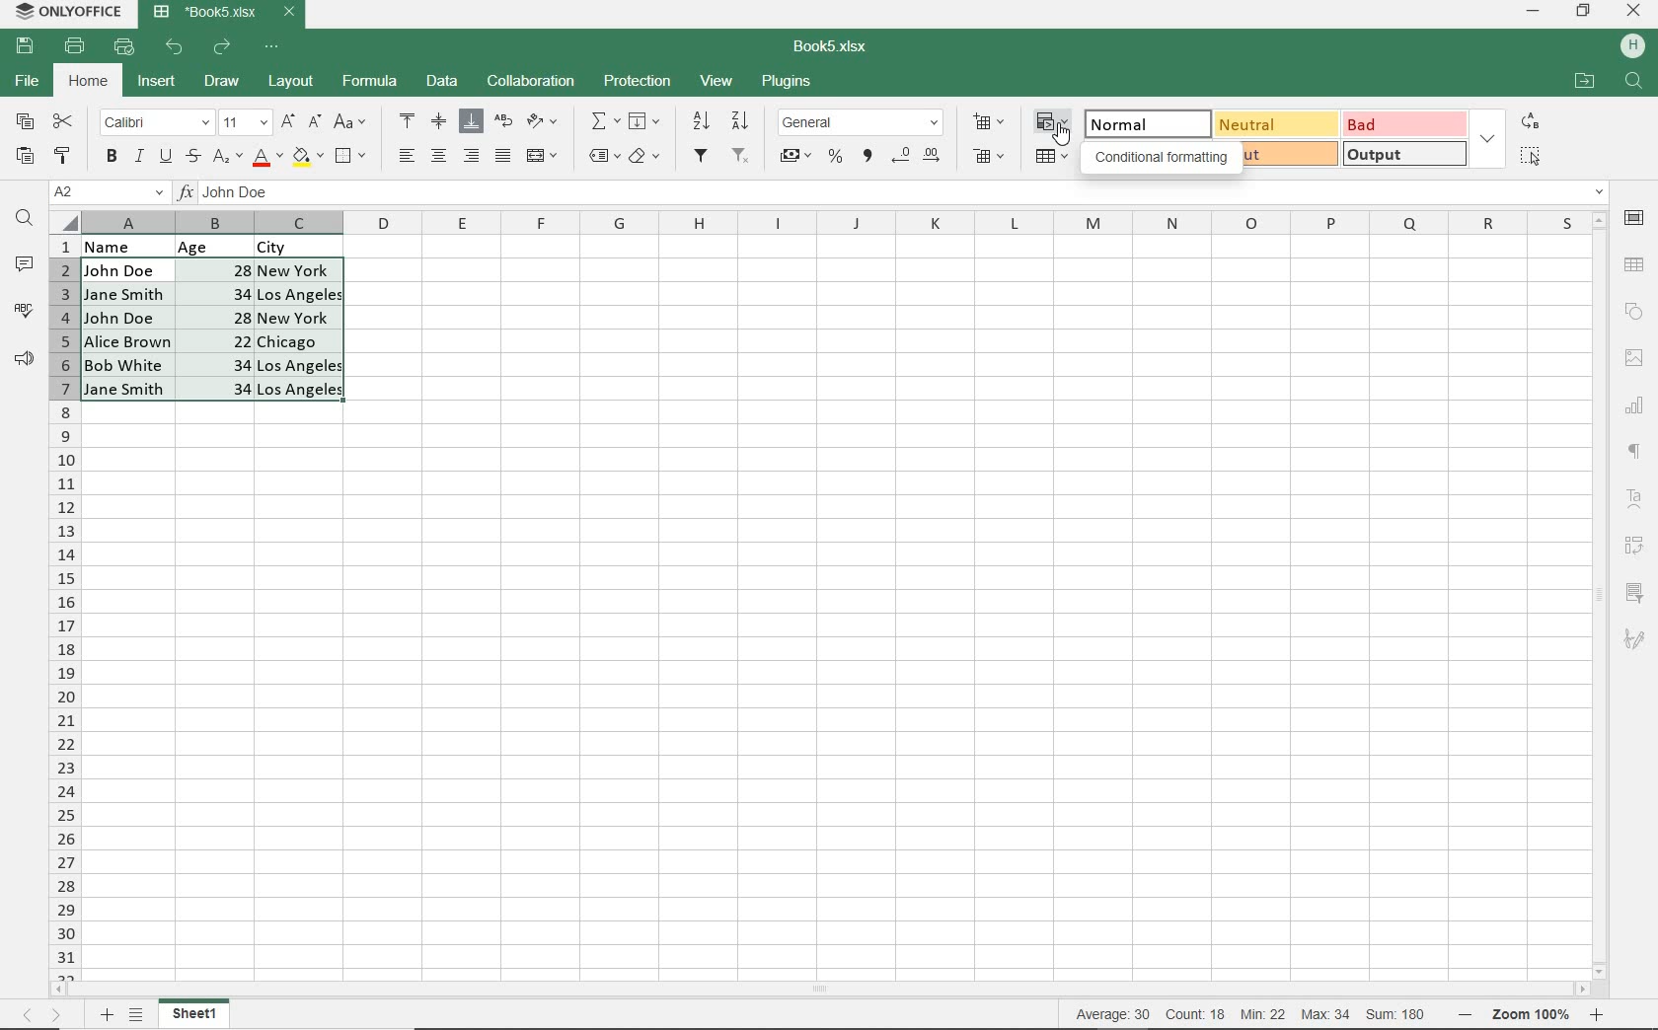 The height and width of the screenshot is (1030, 1658). I want to click on COPY STYLE, so click(63, 153).